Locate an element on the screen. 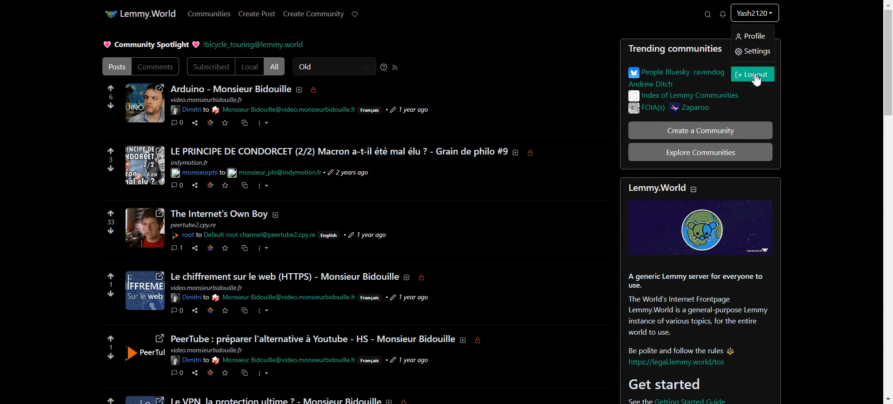 This screenshot has height=404, width=893.  is located at coordinates (208, 350).